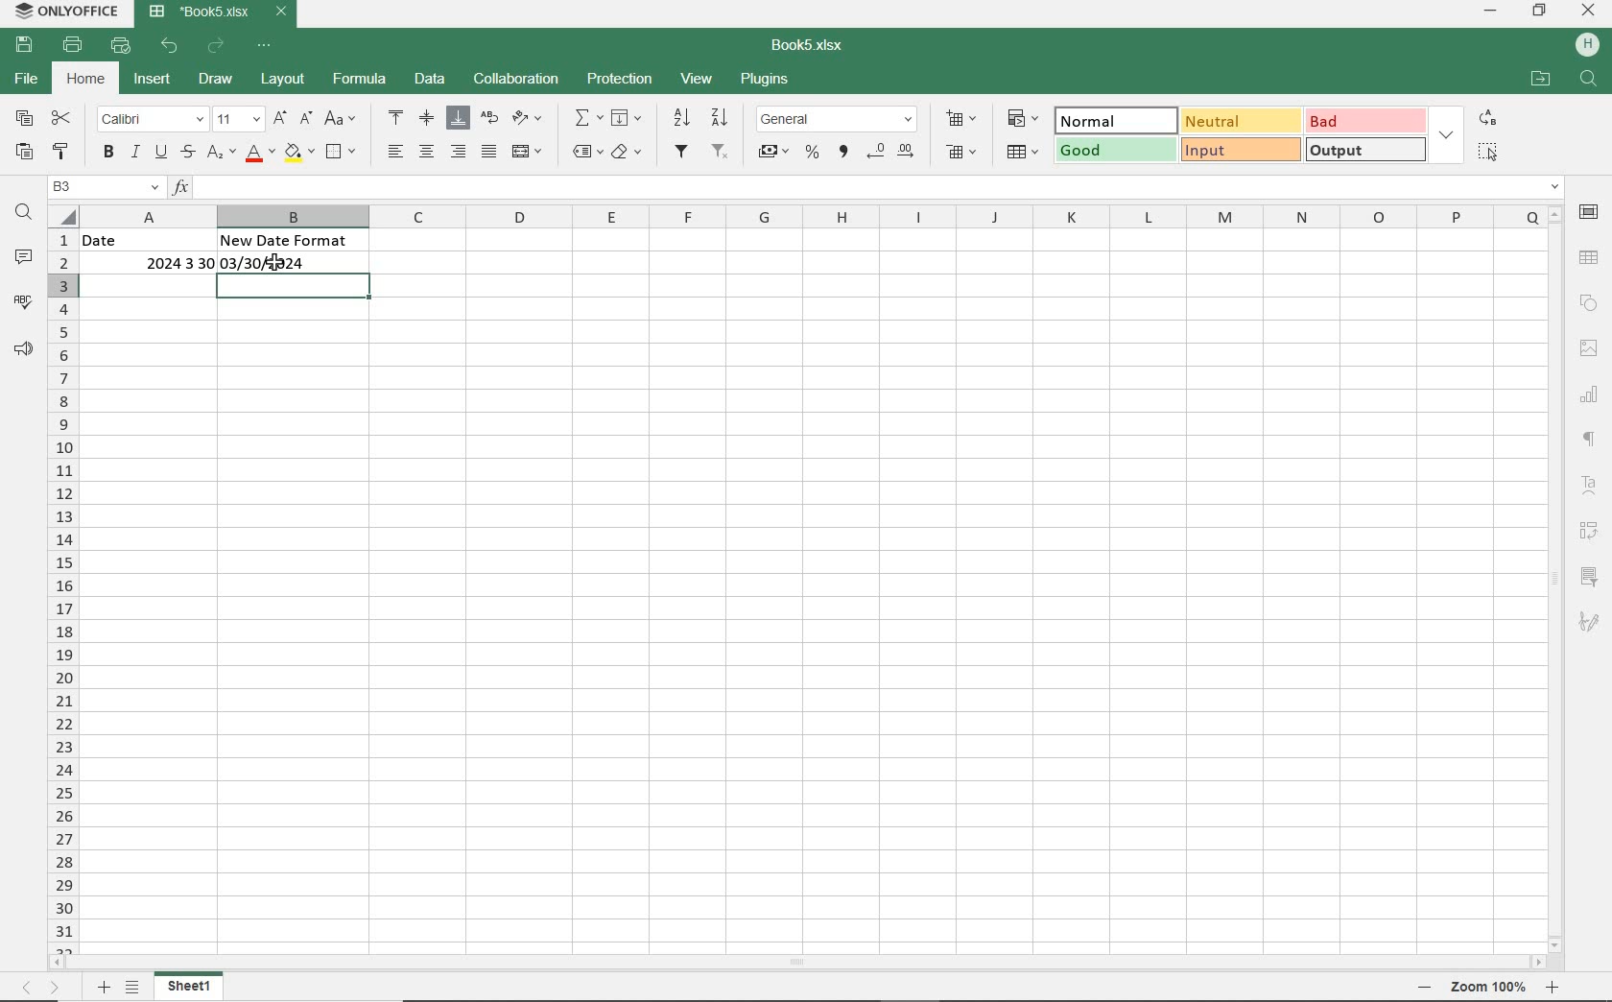 This screenshot has width=1612, height=1002. Describe the element at coordinates (1590, 212) in the screenshot. I see `CELL SETTINGS` at that location.